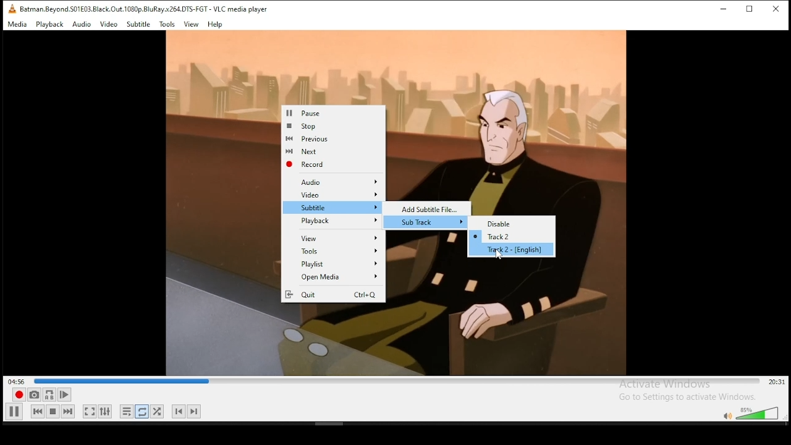 This screenshot has width=791, height=445. What do you see at coordinates (397, 381) in the screenshot?
I see `progress bar` at bounding box center [397, 381].